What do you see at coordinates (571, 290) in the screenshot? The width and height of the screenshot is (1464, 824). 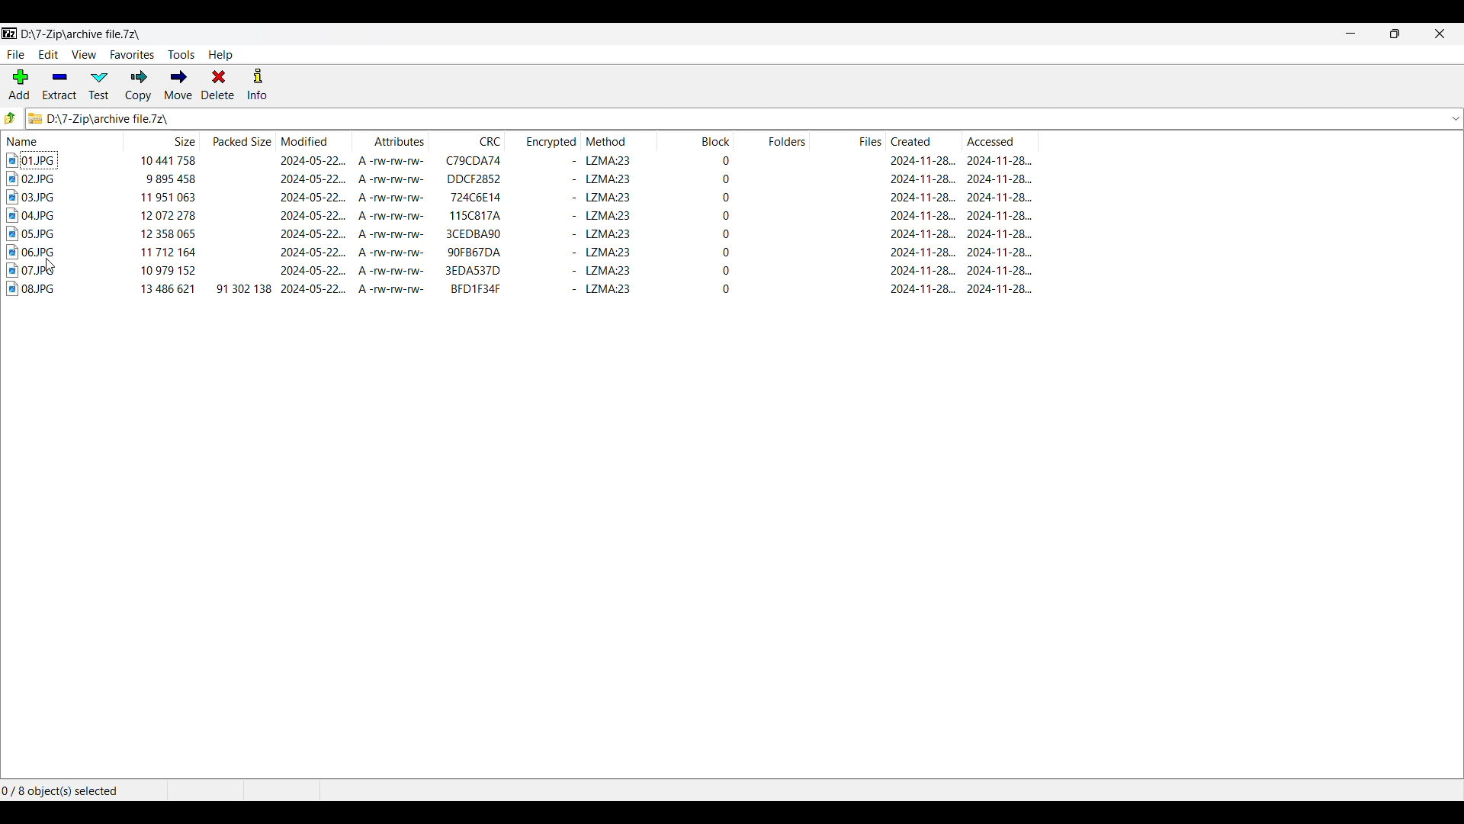 I see `encrypted status` at bounding box center [571, 290].